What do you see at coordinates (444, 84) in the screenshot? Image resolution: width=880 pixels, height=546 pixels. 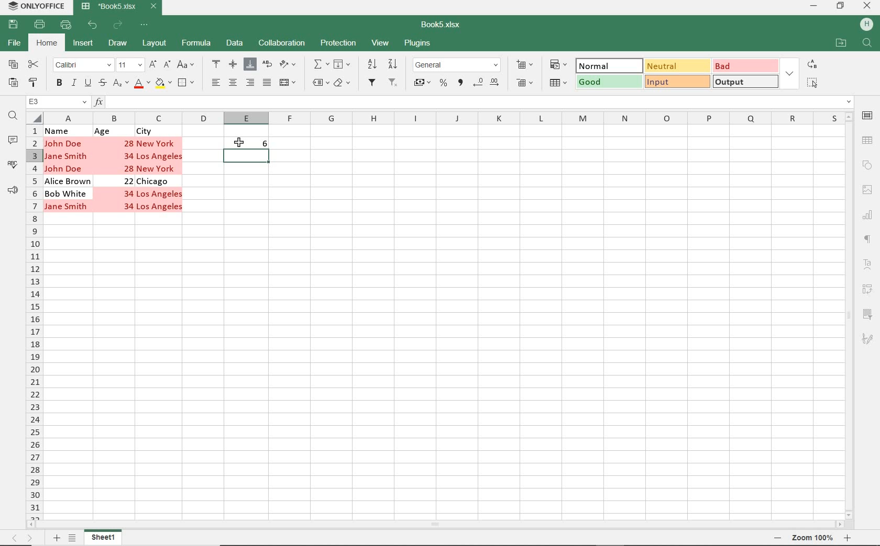 I see `PERCENT STYLE` at bounding box center [444, 84].